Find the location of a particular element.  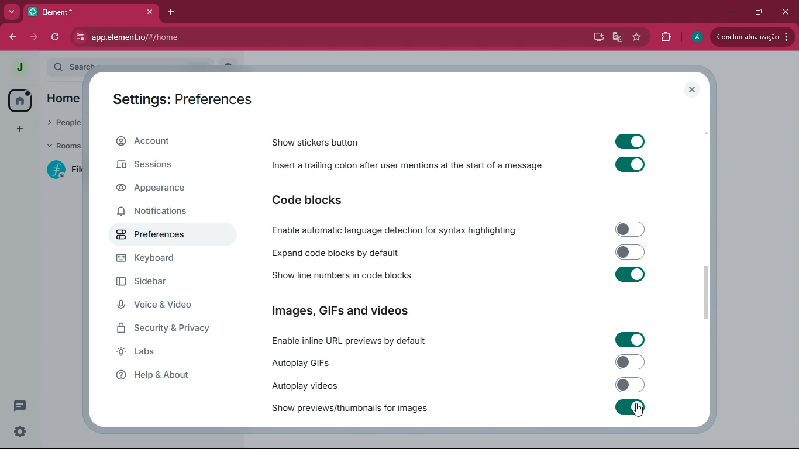

Insert a trailing colon after user mentions at the start of a message is located at coordinates (408, 167).